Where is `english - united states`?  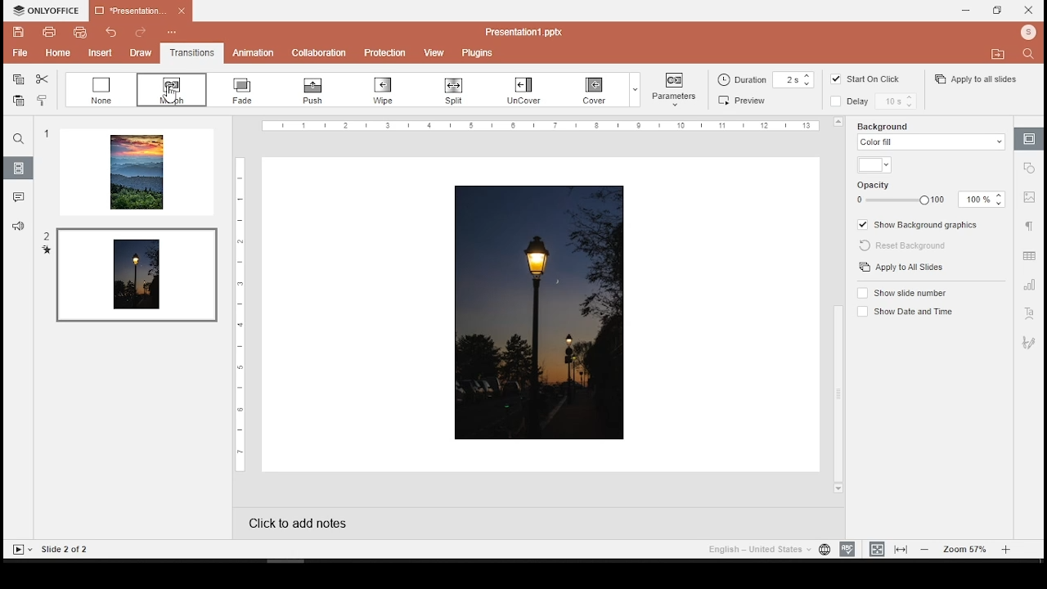
english - united states is located at coordinates (757, 551).